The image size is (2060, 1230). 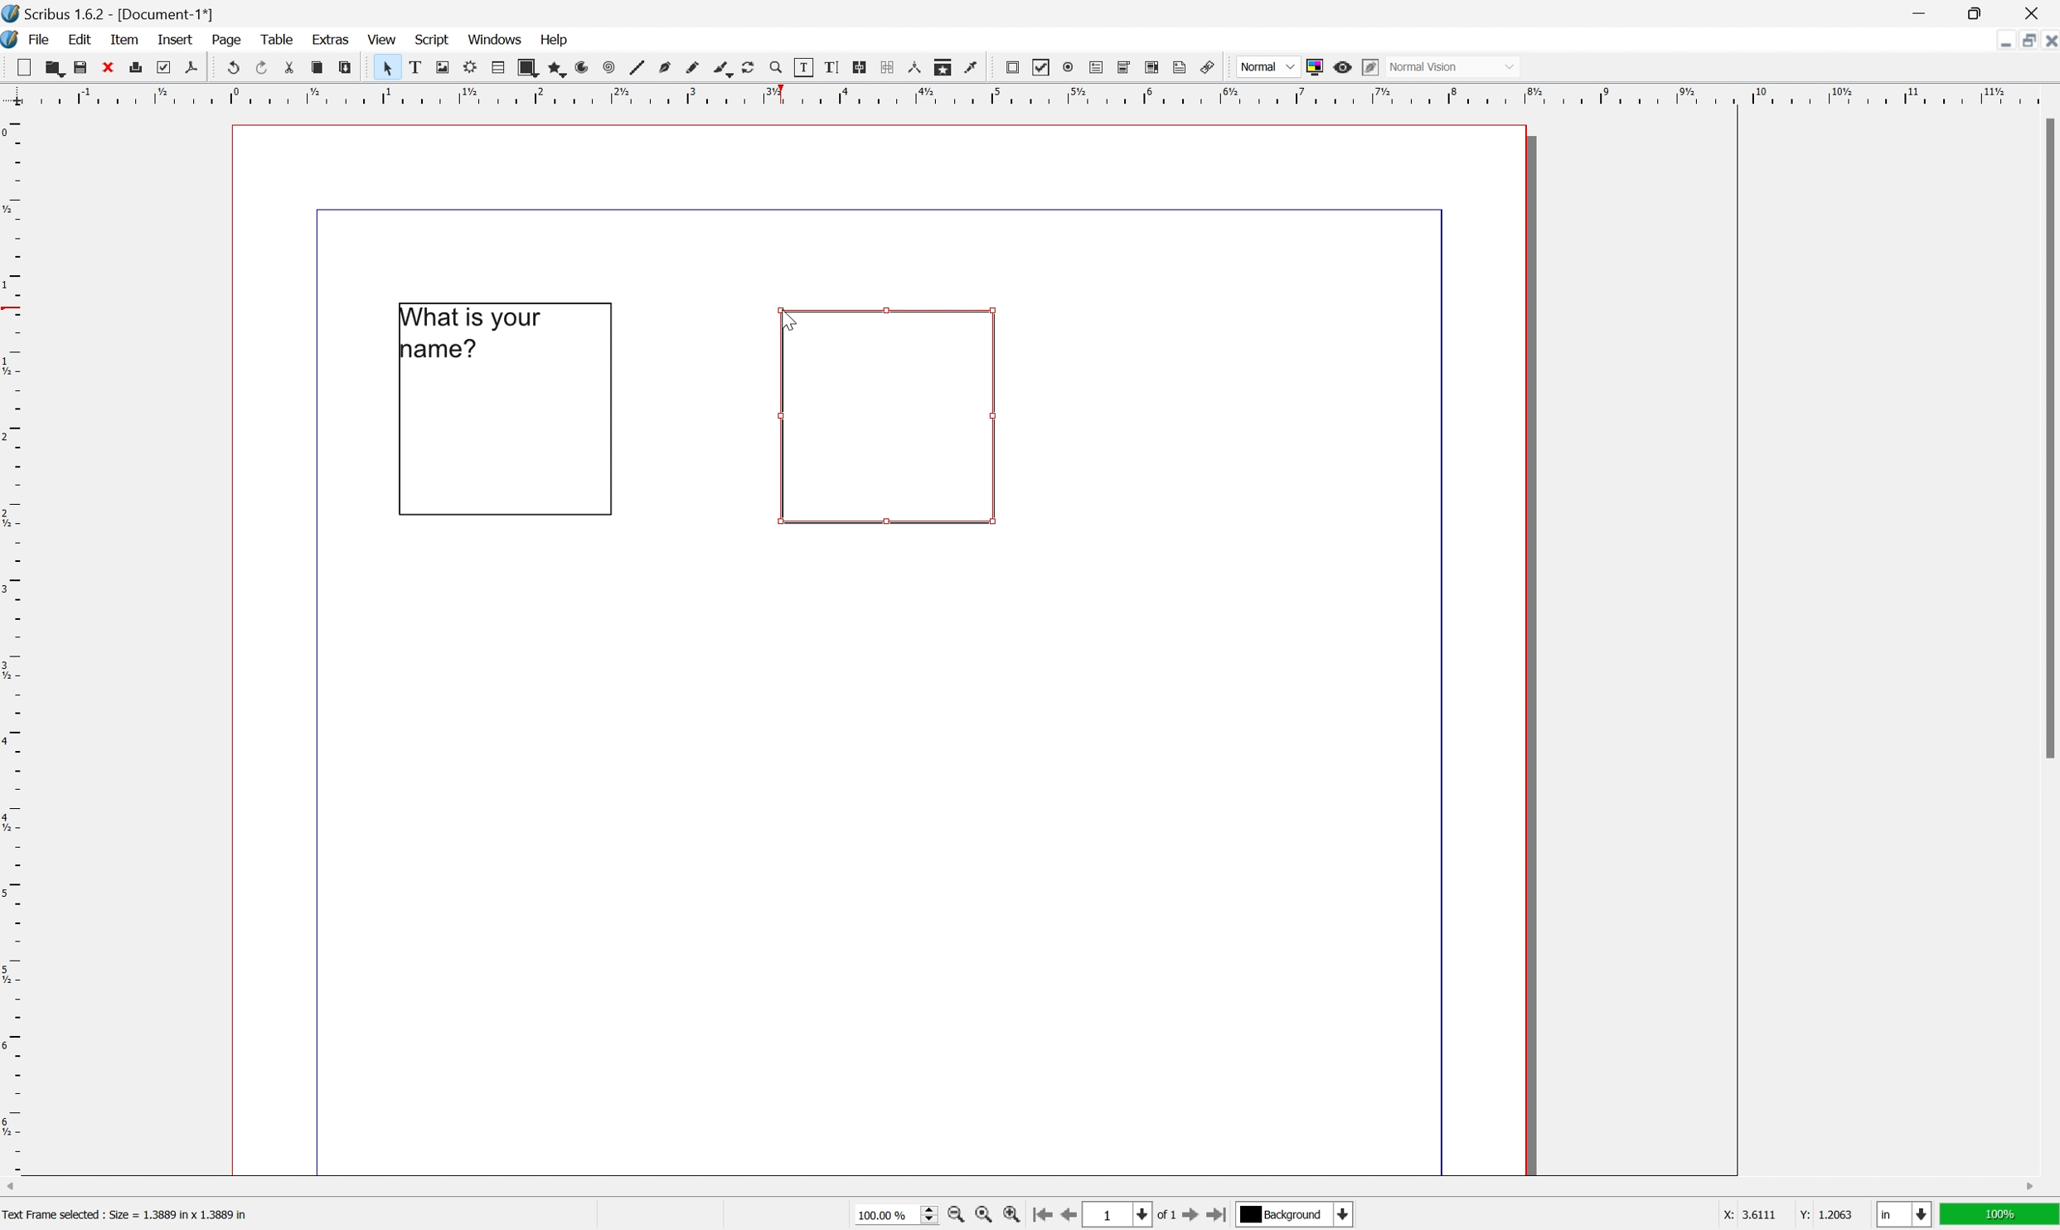 What do you see at coordinates (1014, 1217) in the screenshot?
I see `zoom in` at bounding box center [1014, 1217].